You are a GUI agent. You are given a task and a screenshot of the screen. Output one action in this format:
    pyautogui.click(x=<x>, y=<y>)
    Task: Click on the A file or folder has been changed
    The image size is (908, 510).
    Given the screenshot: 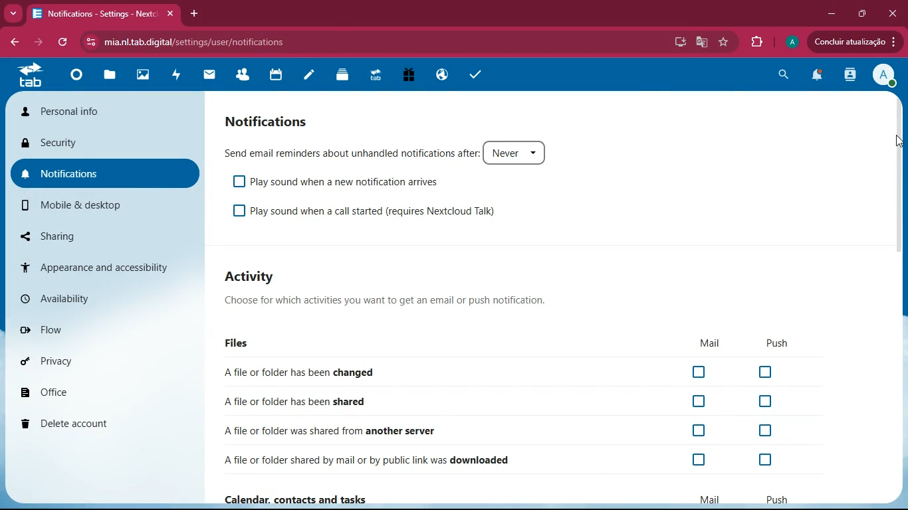 What is the action you would take?
    pyautogui.click(x=358, y=372)
    